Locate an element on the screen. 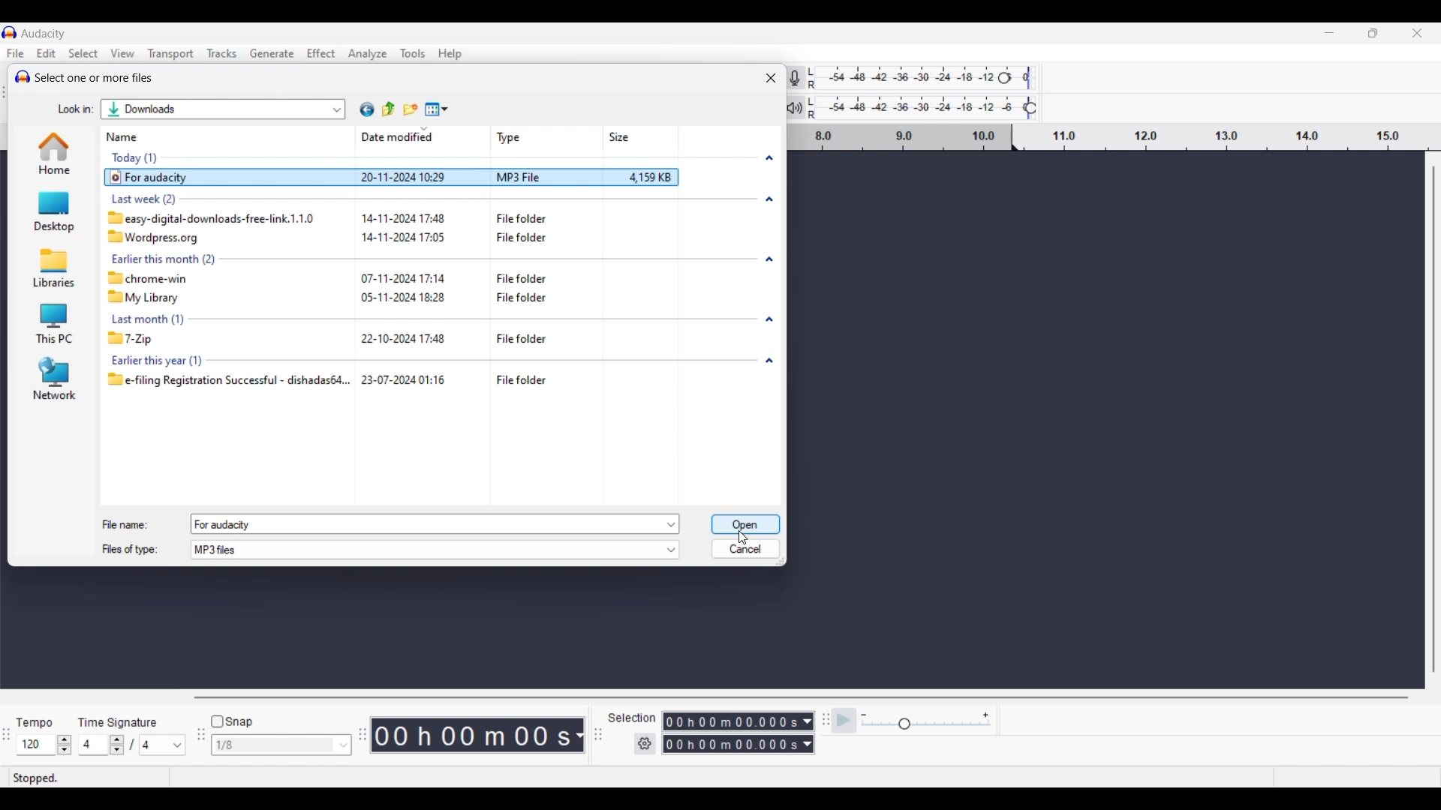  1/8 (Type in snap) is located at coordinates (271, 746).